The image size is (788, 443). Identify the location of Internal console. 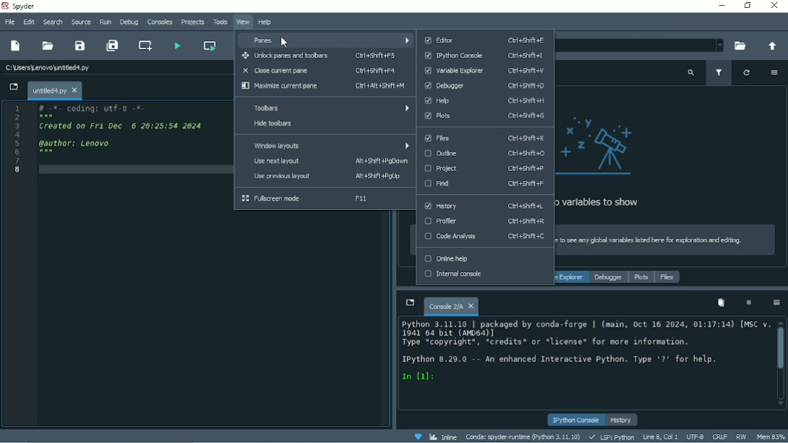
(484, 276).